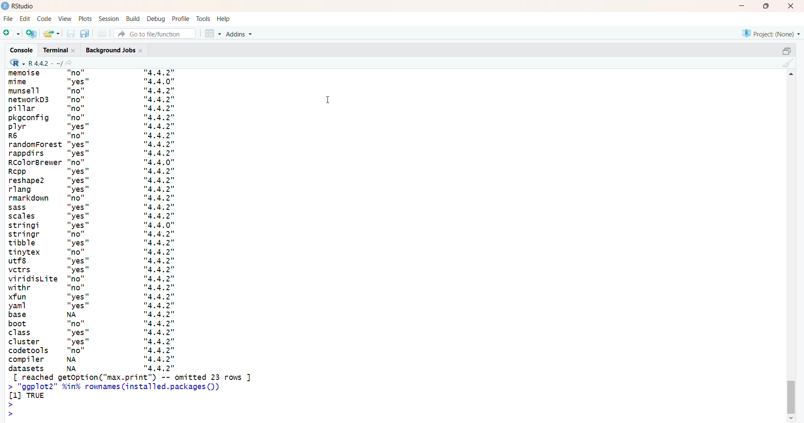  Describe the element at coordinates (328, 100) in the screenshot. I see `cursor` at that location.